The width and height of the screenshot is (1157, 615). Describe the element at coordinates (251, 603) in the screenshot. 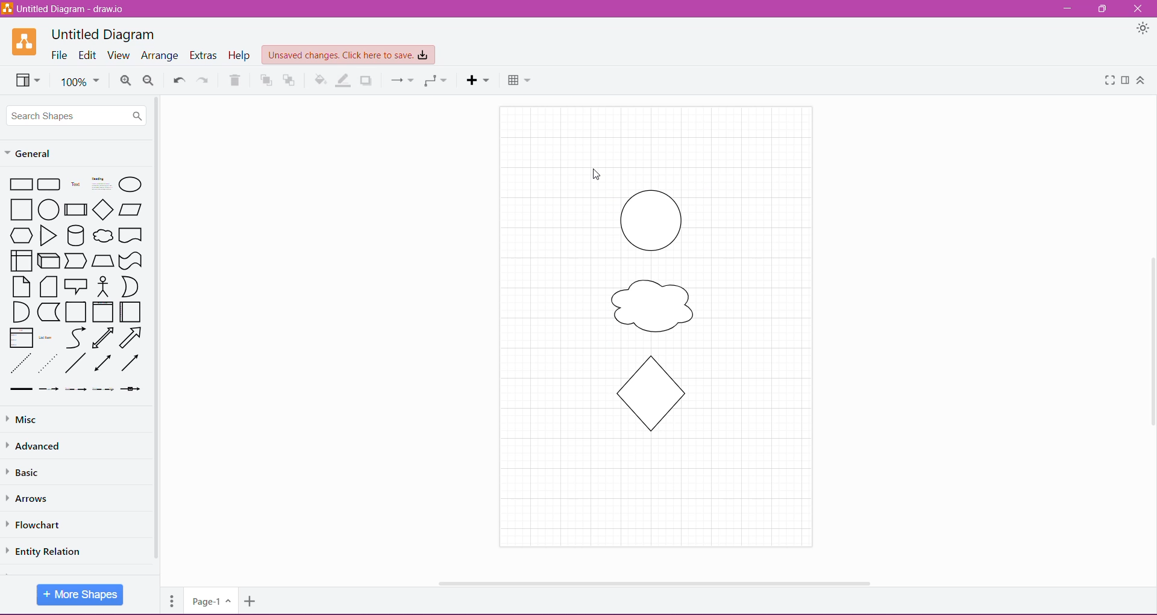

I see `Insert Page` at that location.